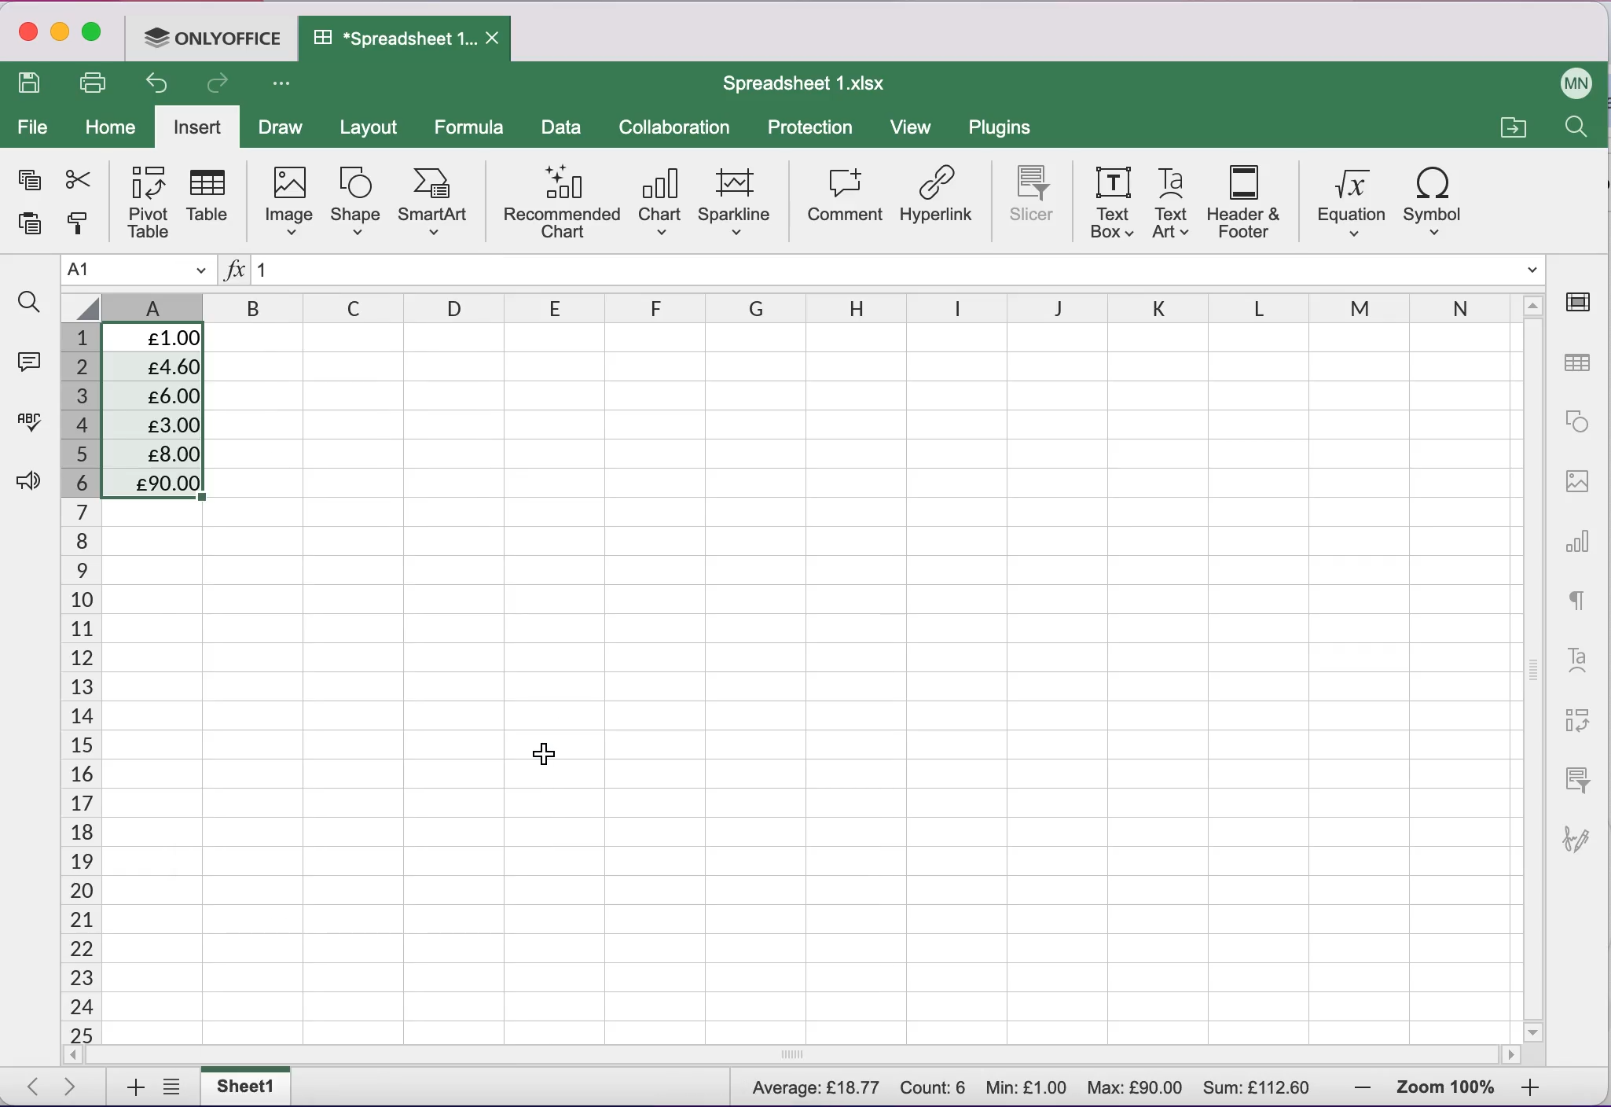 Image resolution: width=1611 pixels, height=1107 pixels. Describe the element at coordinates (93, 36) in the screenshot. I see `maximize` at that location.